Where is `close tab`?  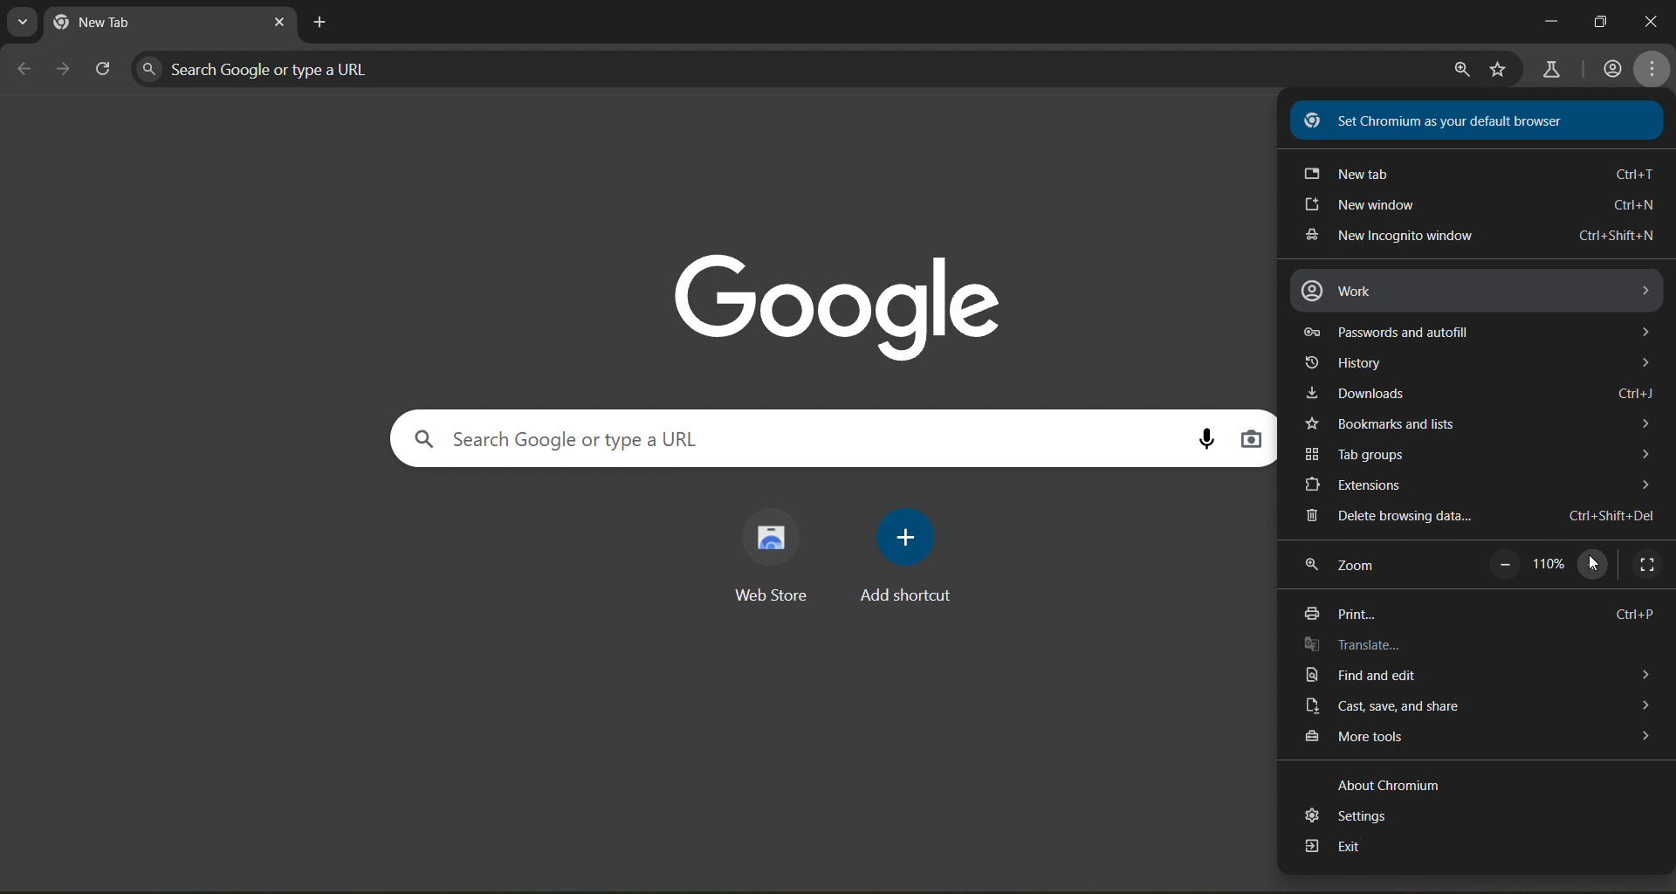 close tab is located at coordinates (279, 25).